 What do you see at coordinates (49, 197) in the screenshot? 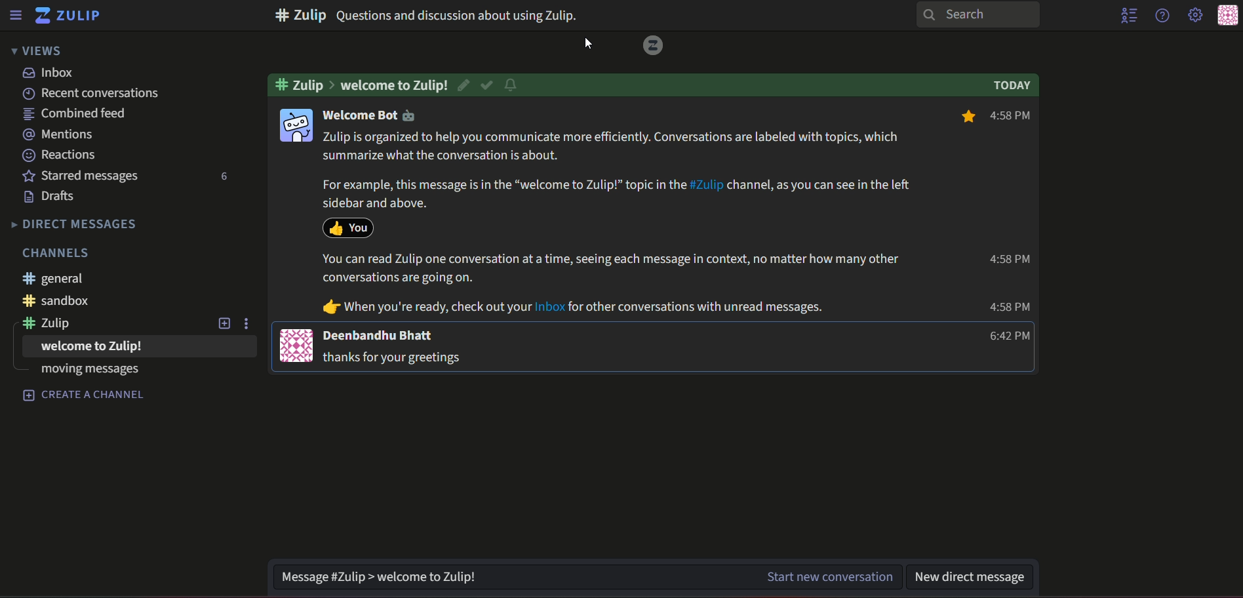
I see `Drafts` at bounding box center [49, 197].